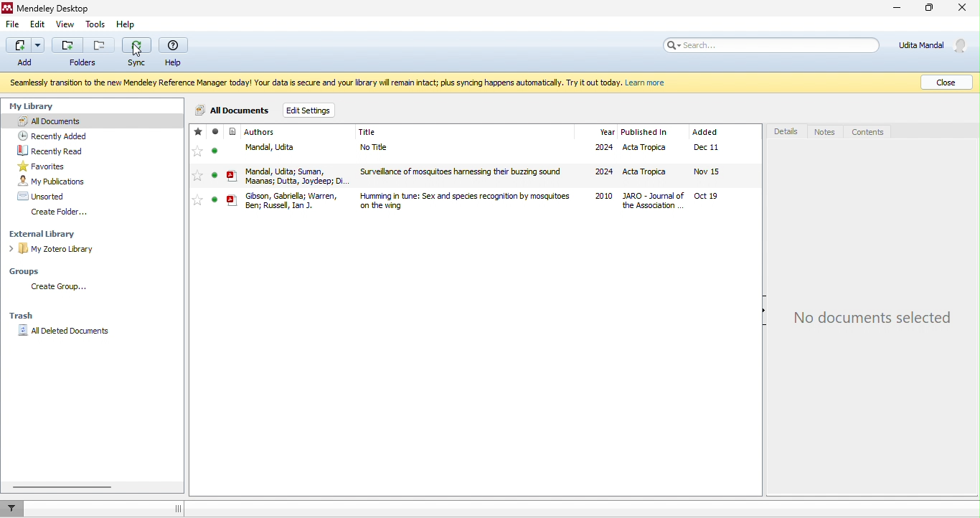  What do you see at coordinates (870, 131) in the screenshot?
I see `contents` at bounding box center [870, 131].